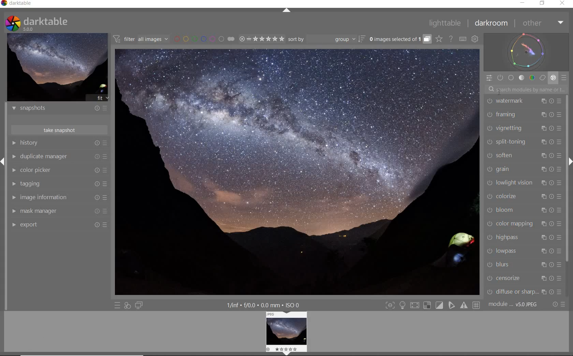 The height and width of the screenshot is (356, 573). What do you see at coordinates (96, 155) in the screenshot?
I see `reset` at bounding box center [96, 155].